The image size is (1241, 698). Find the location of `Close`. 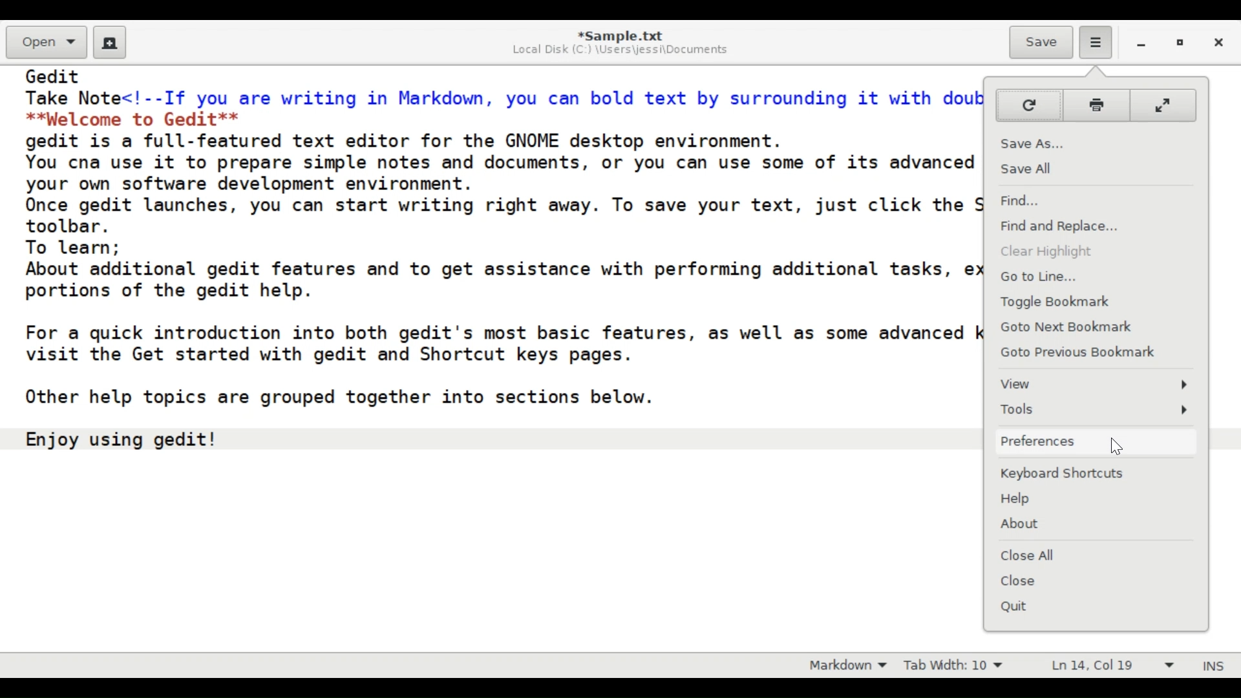

Close is located at coordinates (1095, 581).